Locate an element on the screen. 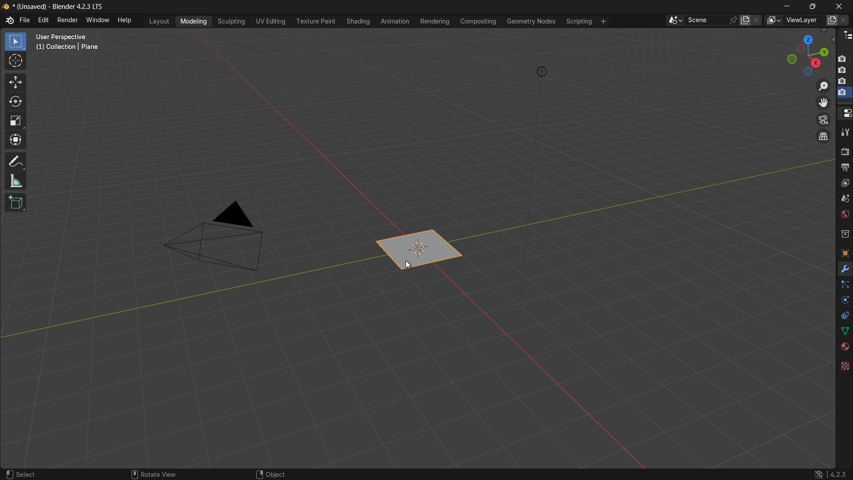  add cube is located at coordinates (16, 204).